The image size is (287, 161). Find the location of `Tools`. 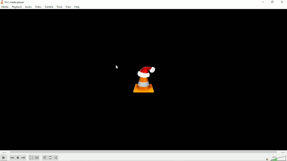

Tools is located at coordinates (59, 6).